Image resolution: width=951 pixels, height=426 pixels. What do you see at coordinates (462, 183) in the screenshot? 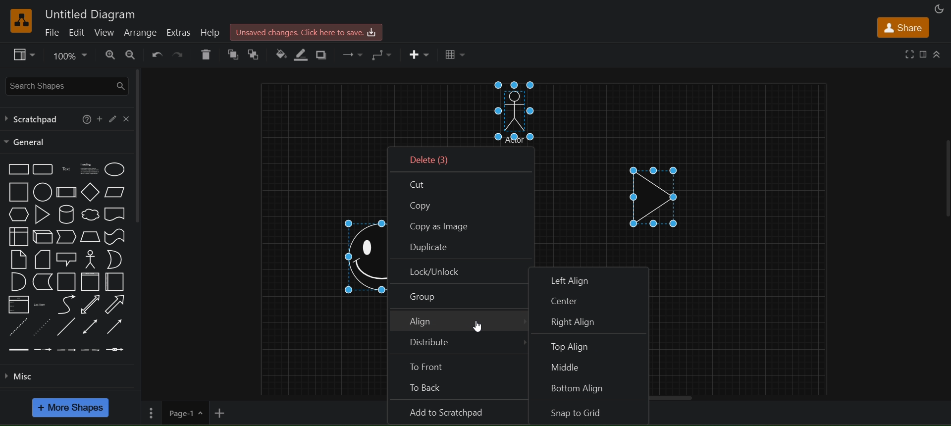
I see `cut` at bounding box center [462, 183].